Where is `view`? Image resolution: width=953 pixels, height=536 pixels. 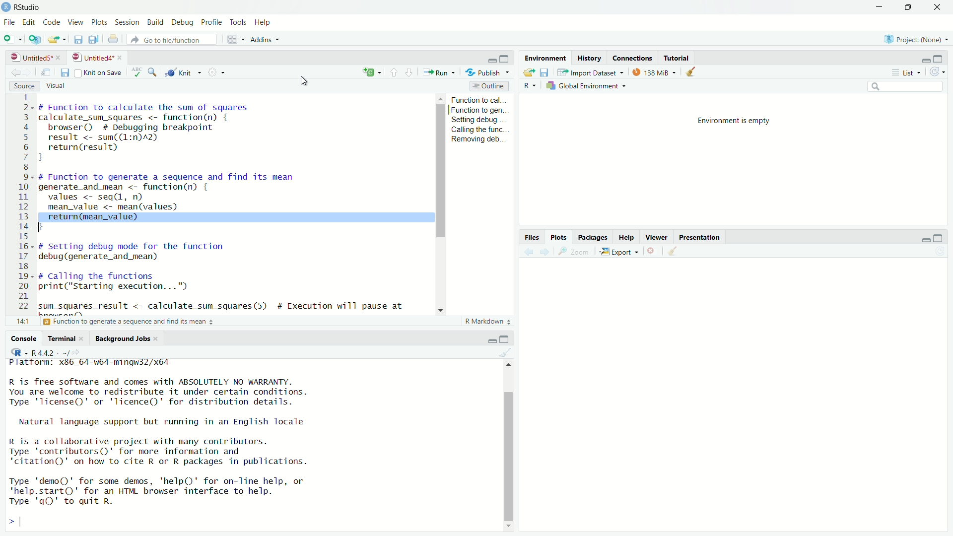
view is located at coordinates (77, 21).